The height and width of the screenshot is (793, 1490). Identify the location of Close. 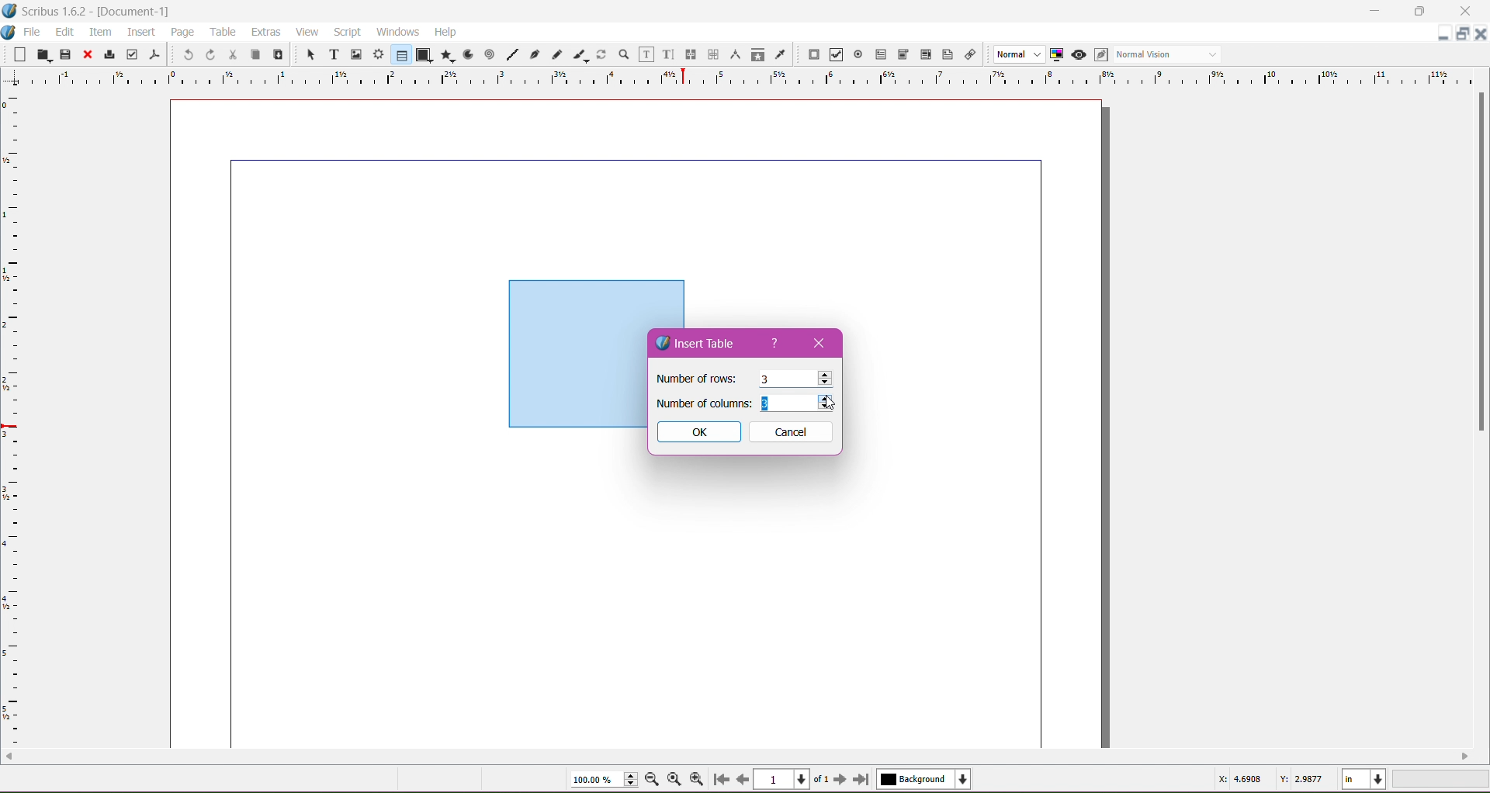
(86, 55).